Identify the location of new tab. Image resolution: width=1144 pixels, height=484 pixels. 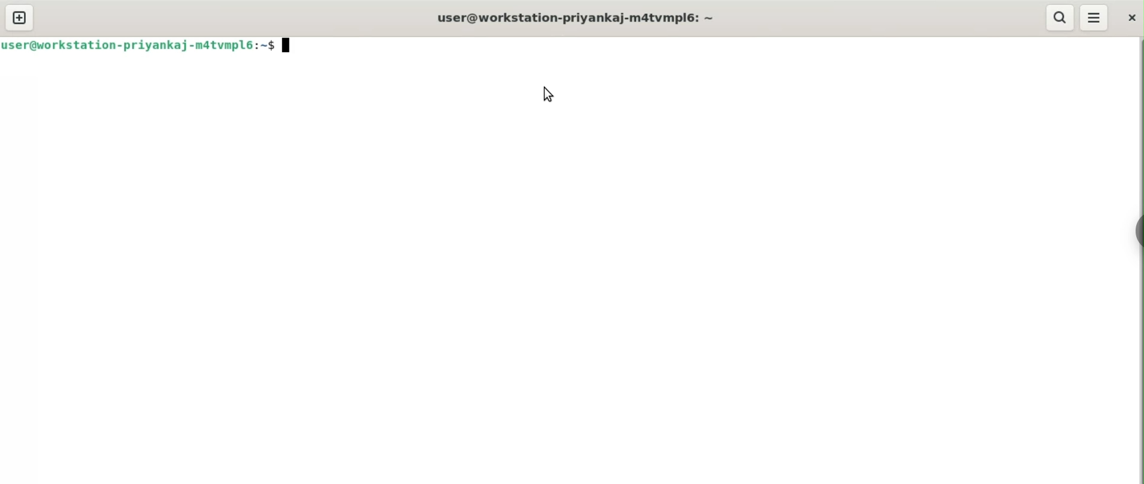
(22, 17).